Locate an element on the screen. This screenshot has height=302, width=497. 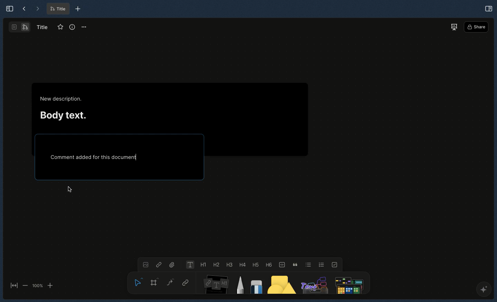
Comment added for this document is located at coordinates (94, 157).